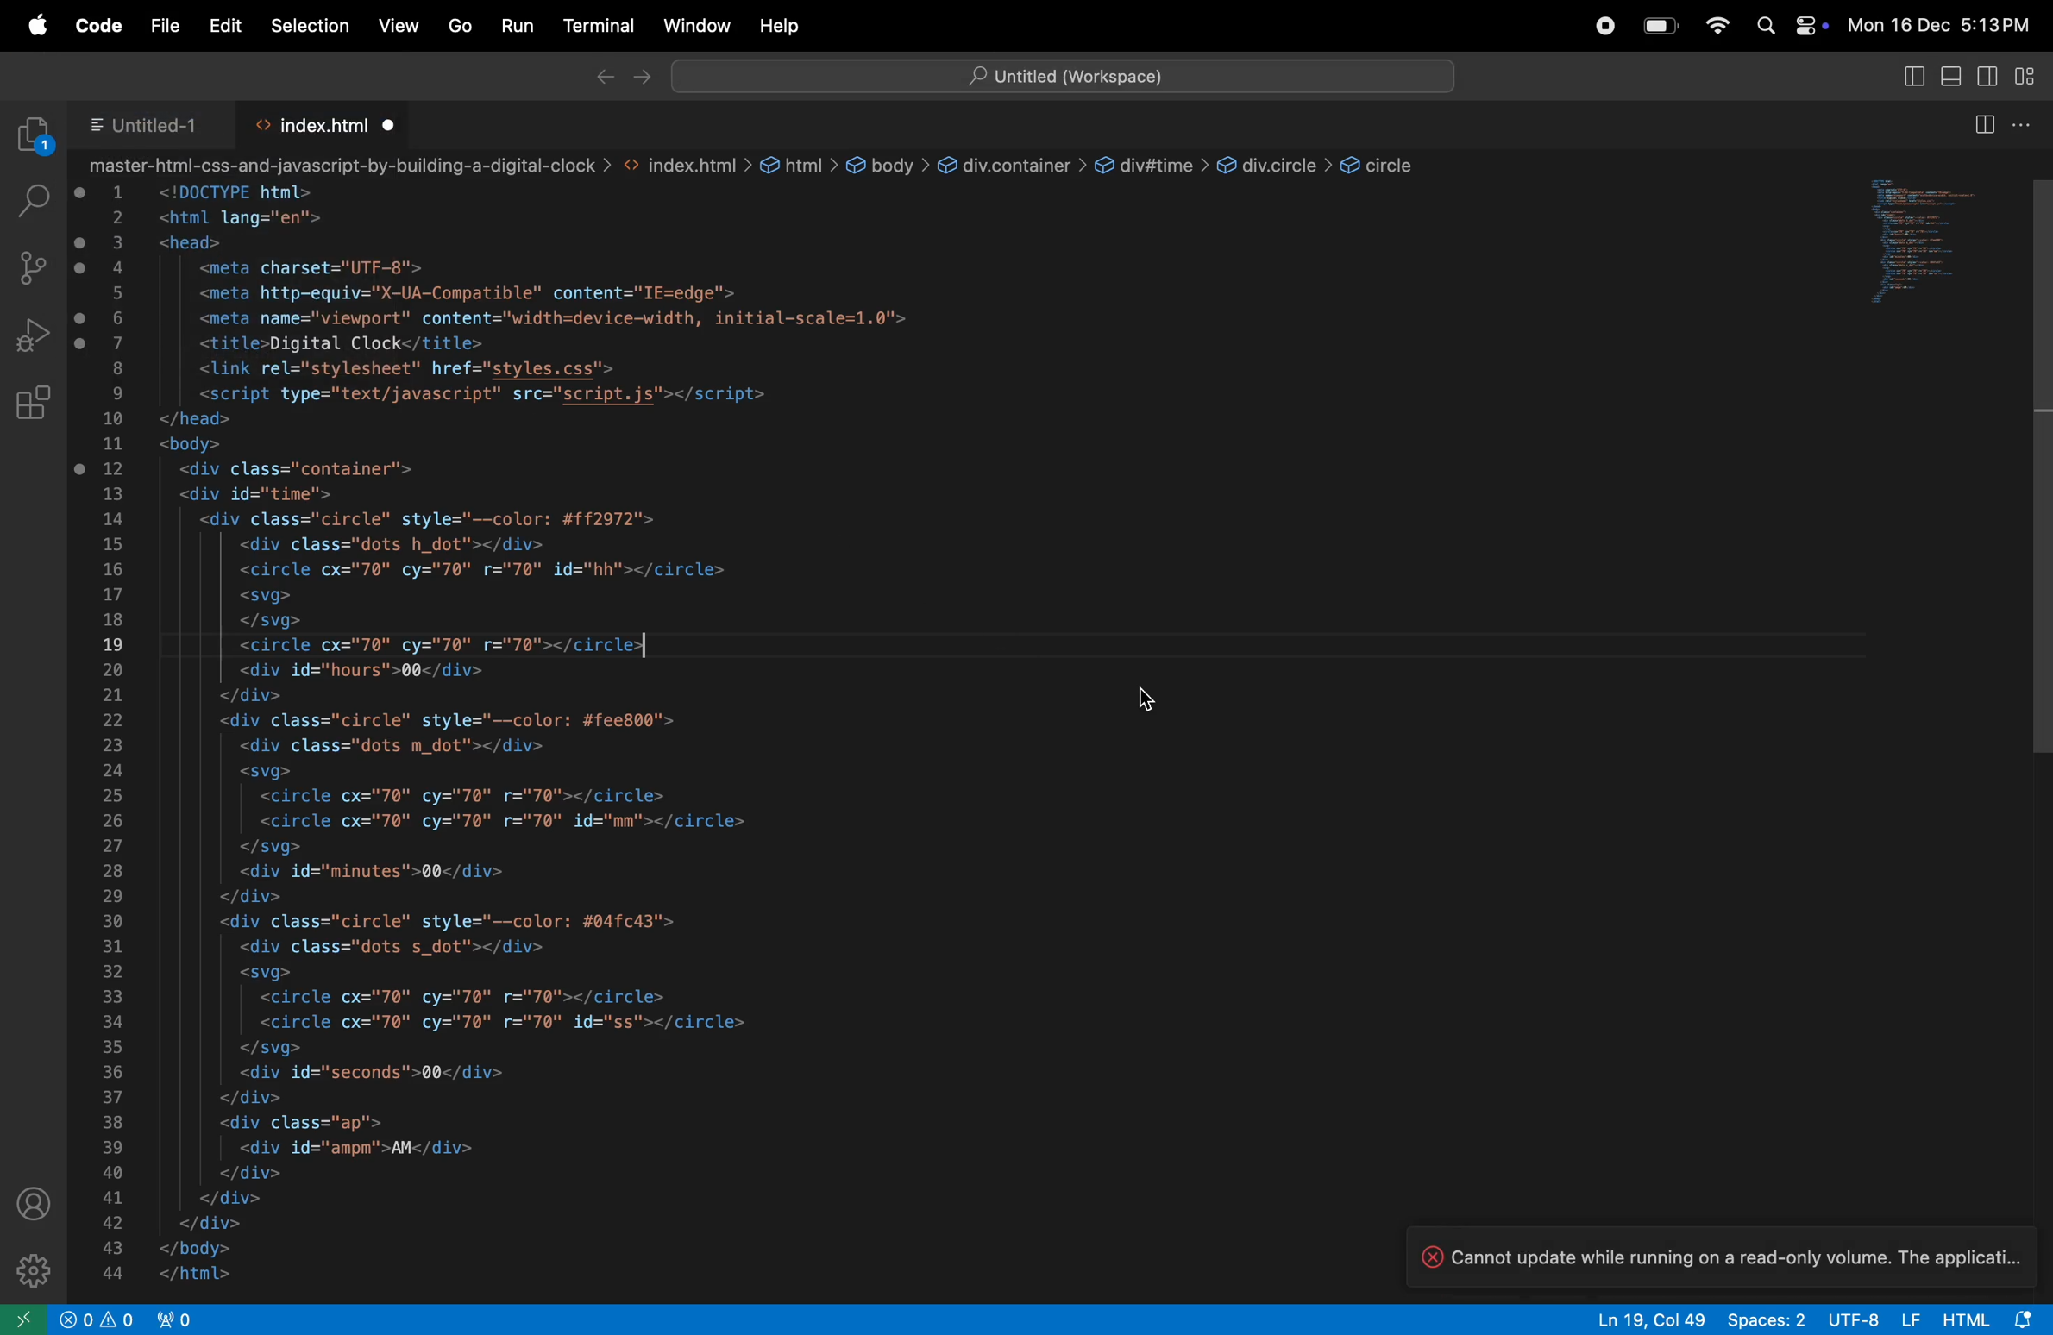  I want to click on file, so click(160, 27).